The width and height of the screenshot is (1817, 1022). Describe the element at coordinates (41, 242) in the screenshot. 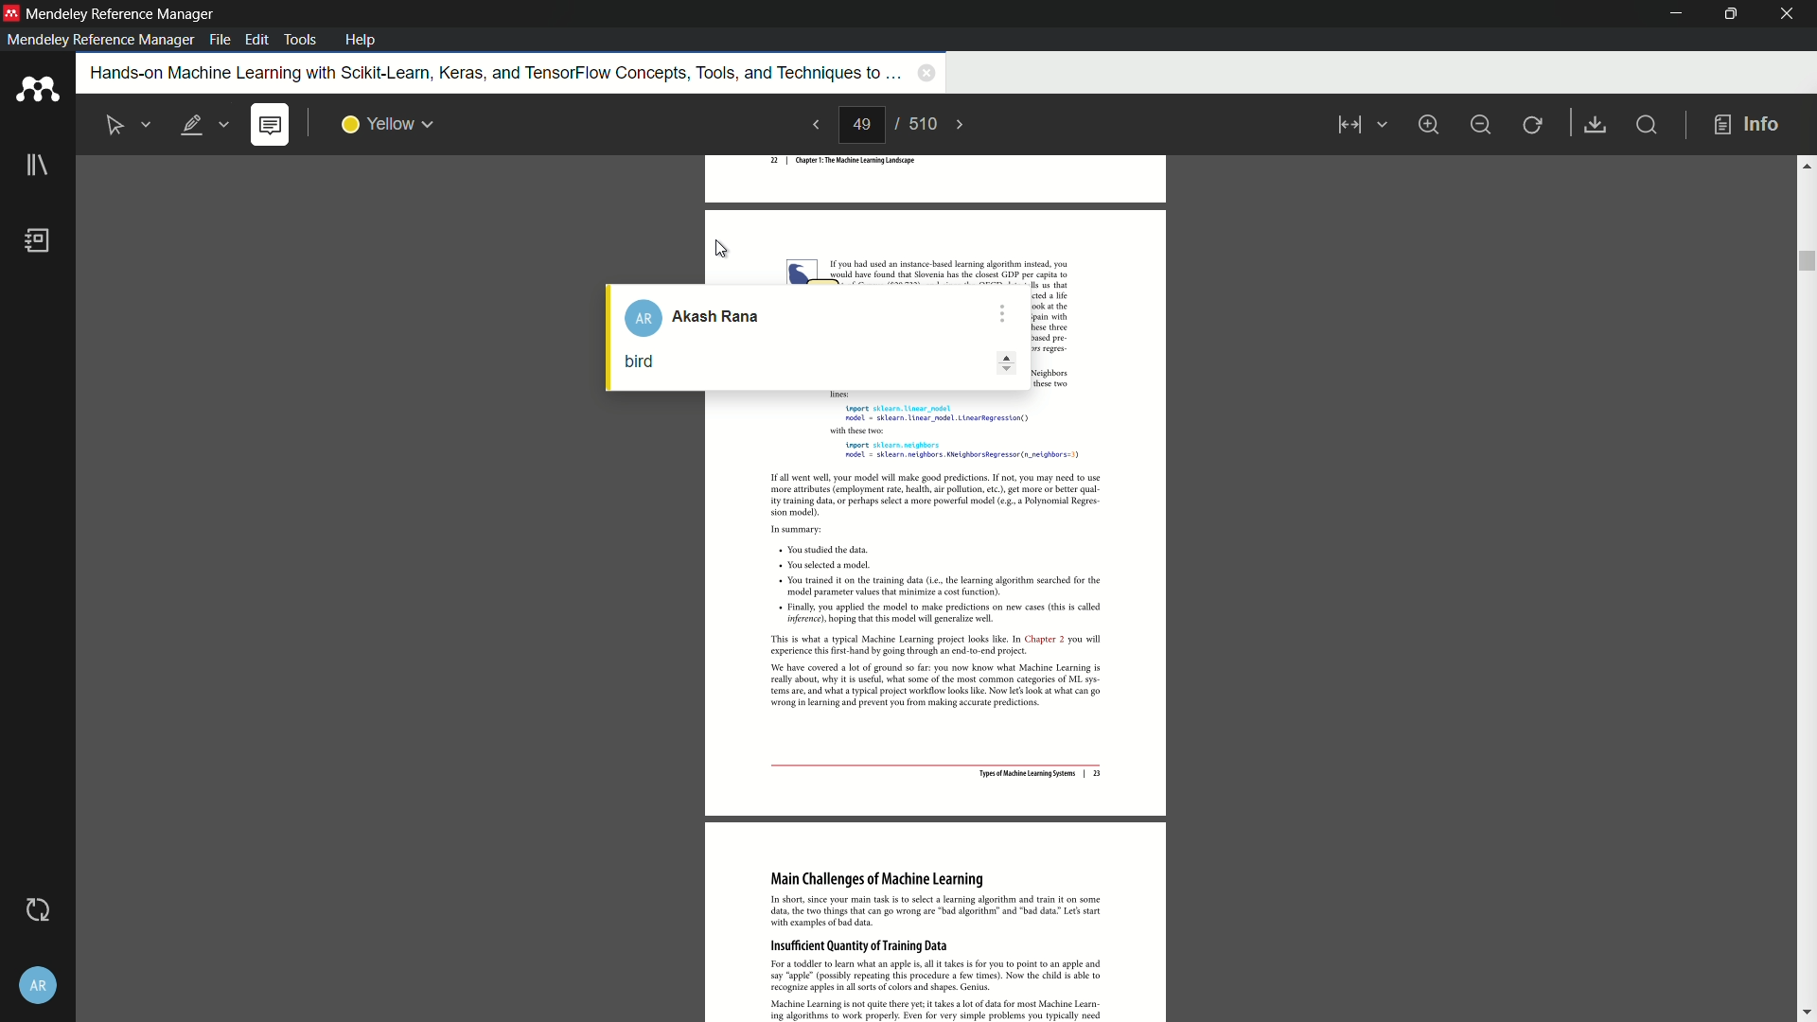

I see `book` at that location.